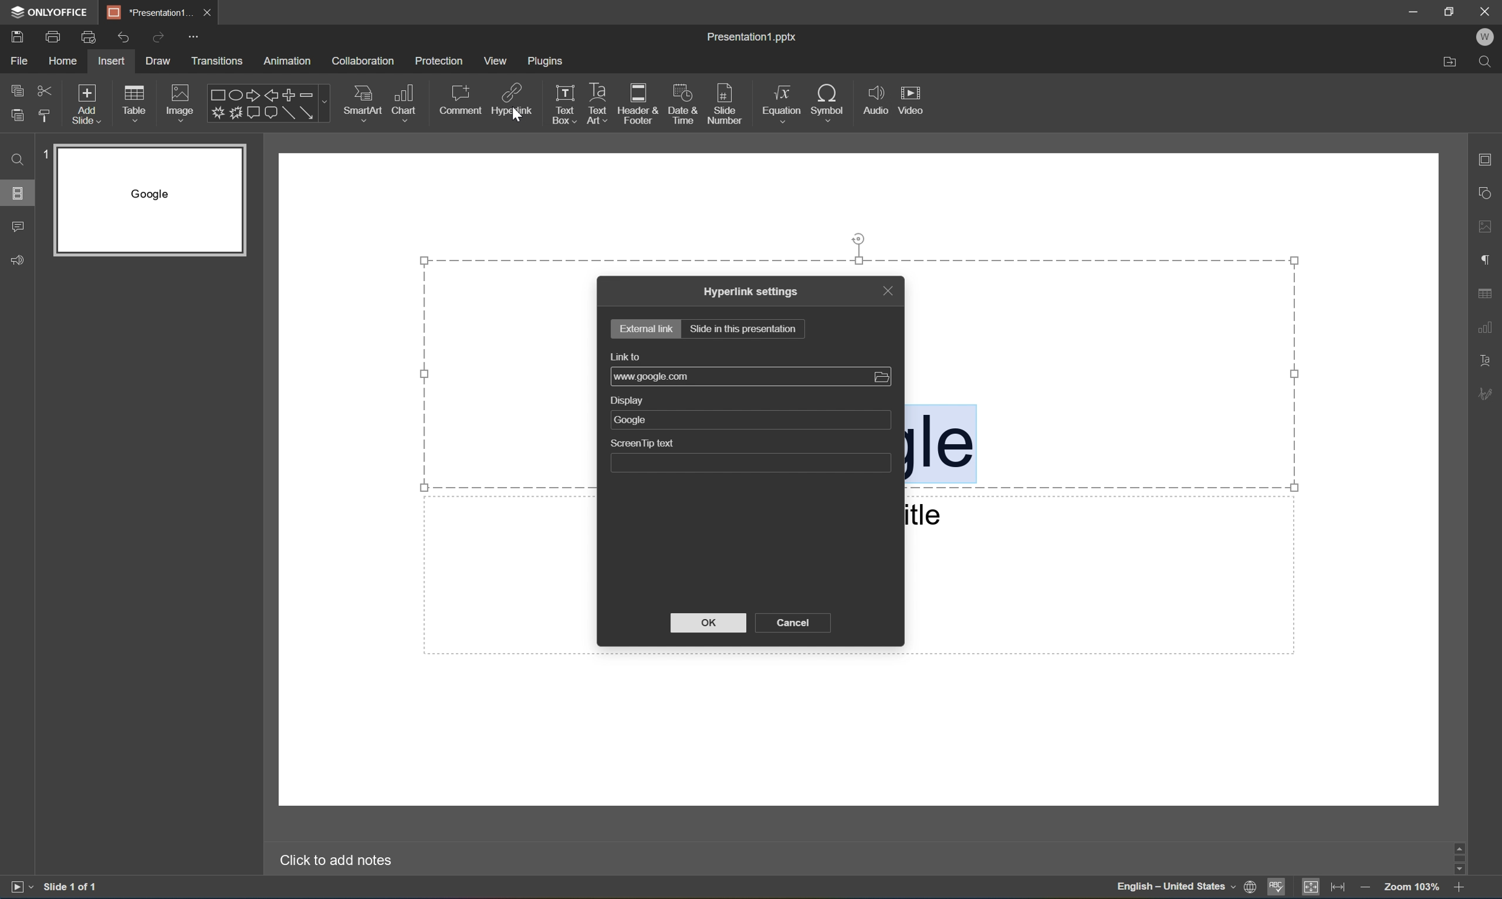 Image resolution: width=1502 pixels, height=899 pixels. Describe the element at coordinates (1314, 887) in the screenshot. I see `Fit to slide` at that location.